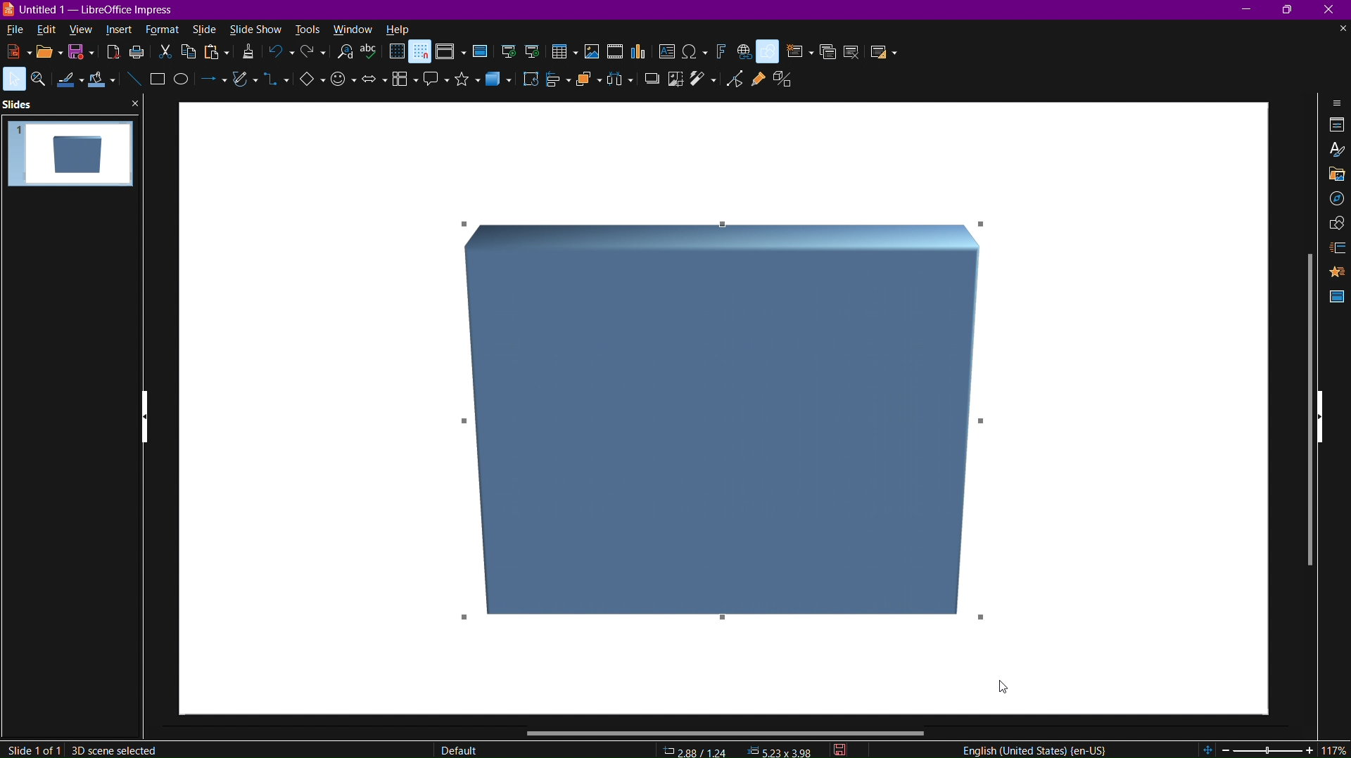 The height and width of the screenshot is (758, 1351). Describe the element at coordinates (396, 53) in the screenshot. I see `Display Grid` at that location.